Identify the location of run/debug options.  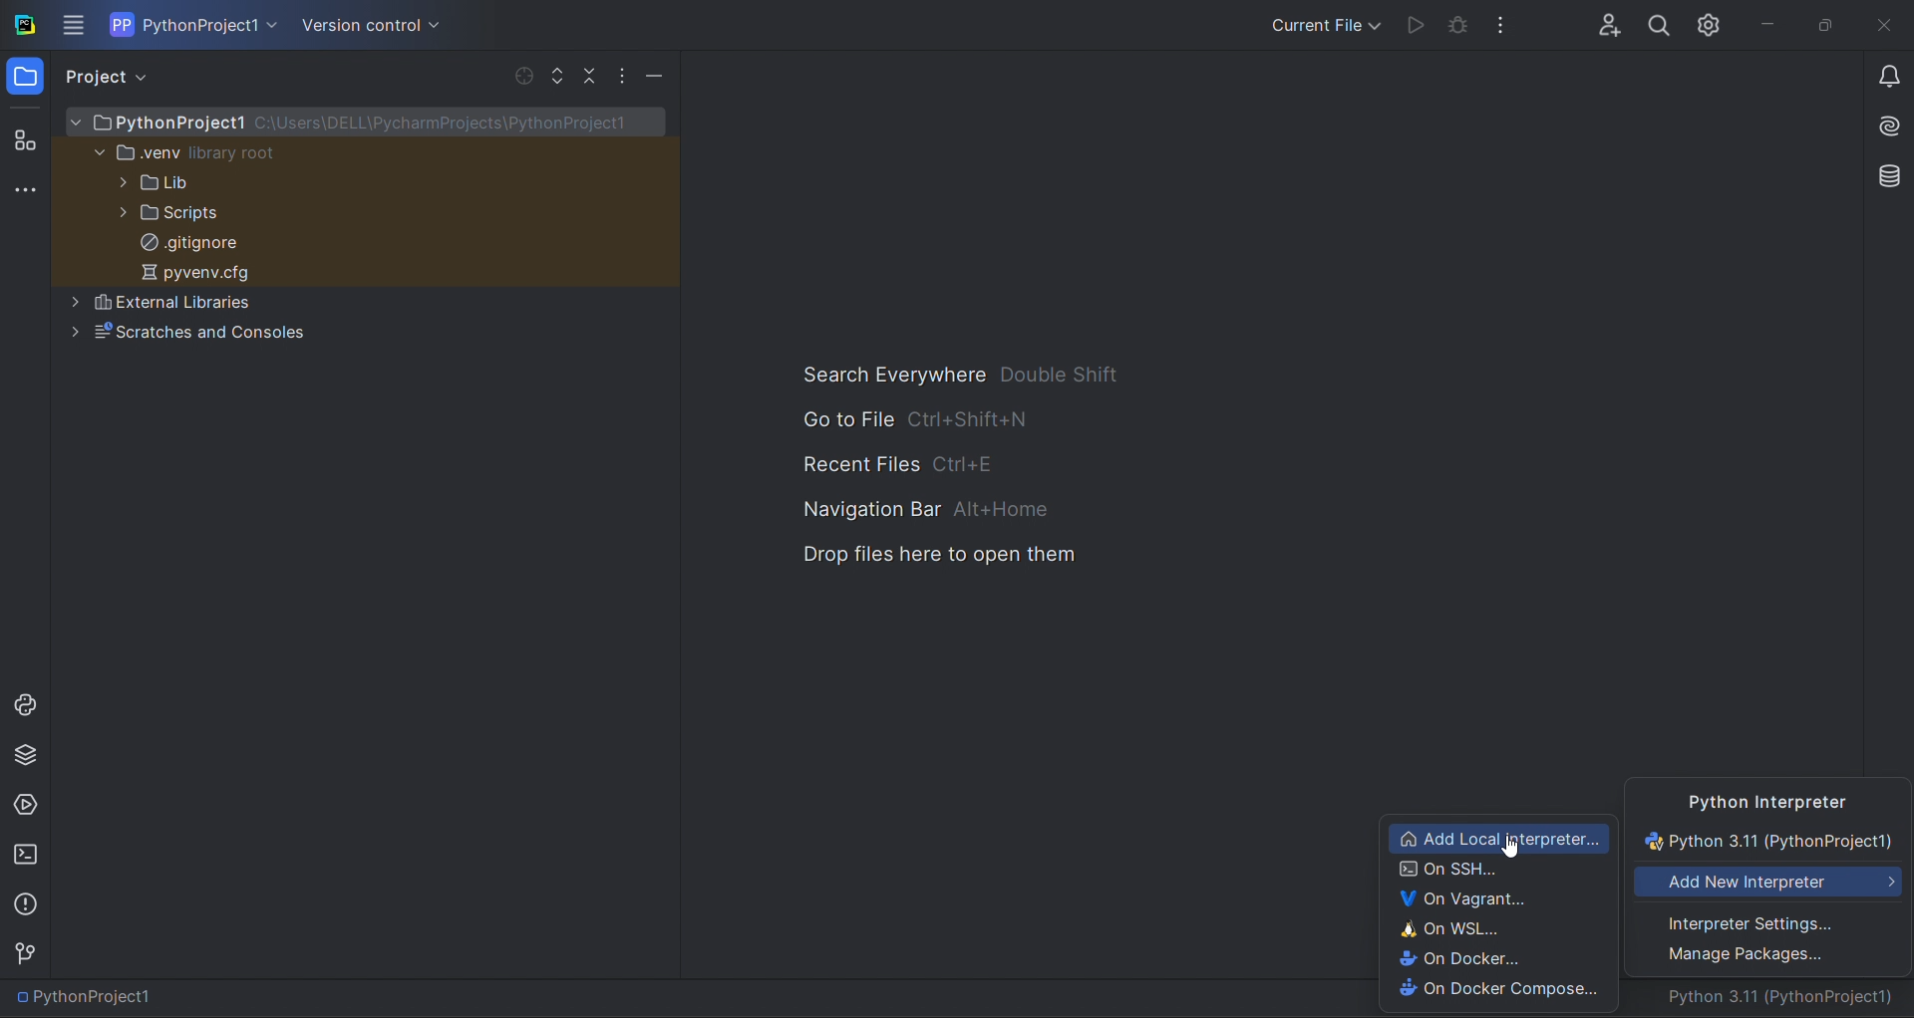
(1322, 23).